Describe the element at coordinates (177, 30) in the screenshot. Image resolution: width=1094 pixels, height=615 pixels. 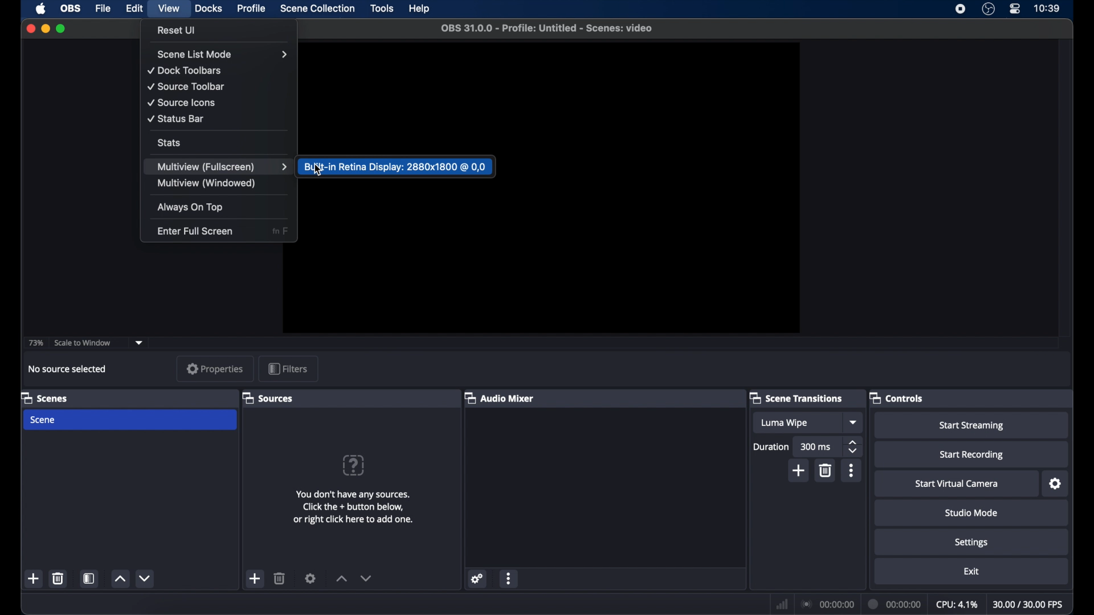
I see `reset UI` at that location.